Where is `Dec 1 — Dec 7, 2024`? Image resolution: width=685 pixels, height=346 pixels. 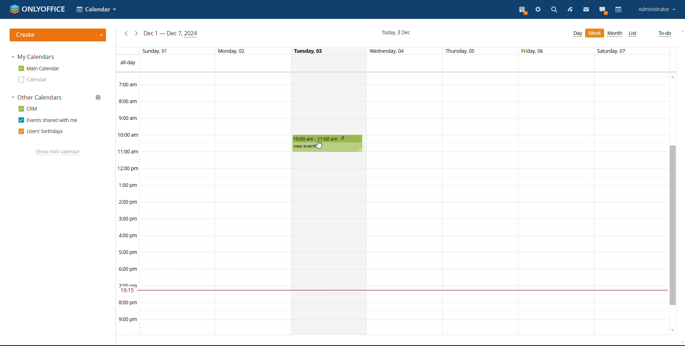
Dec 1 — Dec 7, 2024 is located at coordinates (172, 34).